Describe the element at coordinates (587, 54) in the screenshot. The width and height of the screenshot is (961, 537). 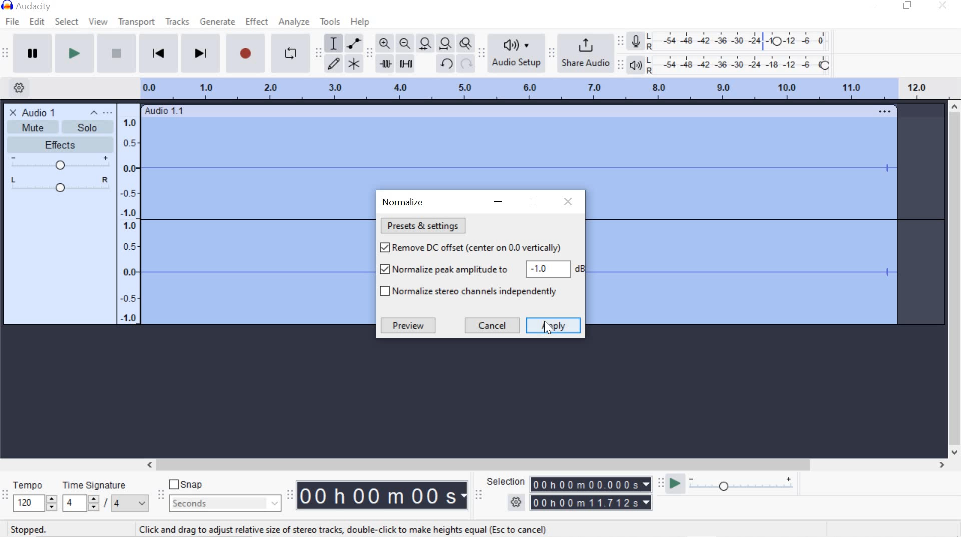
I see `Share audio` at that location.